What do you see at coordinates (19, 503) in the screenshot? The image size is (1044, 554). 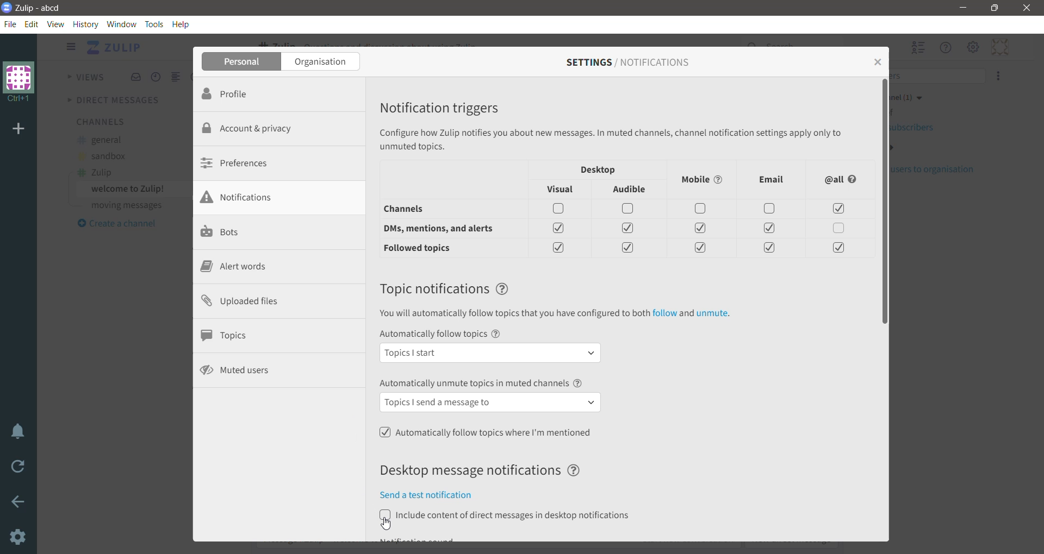 I see `Go back` at bounding box center [19, 503].